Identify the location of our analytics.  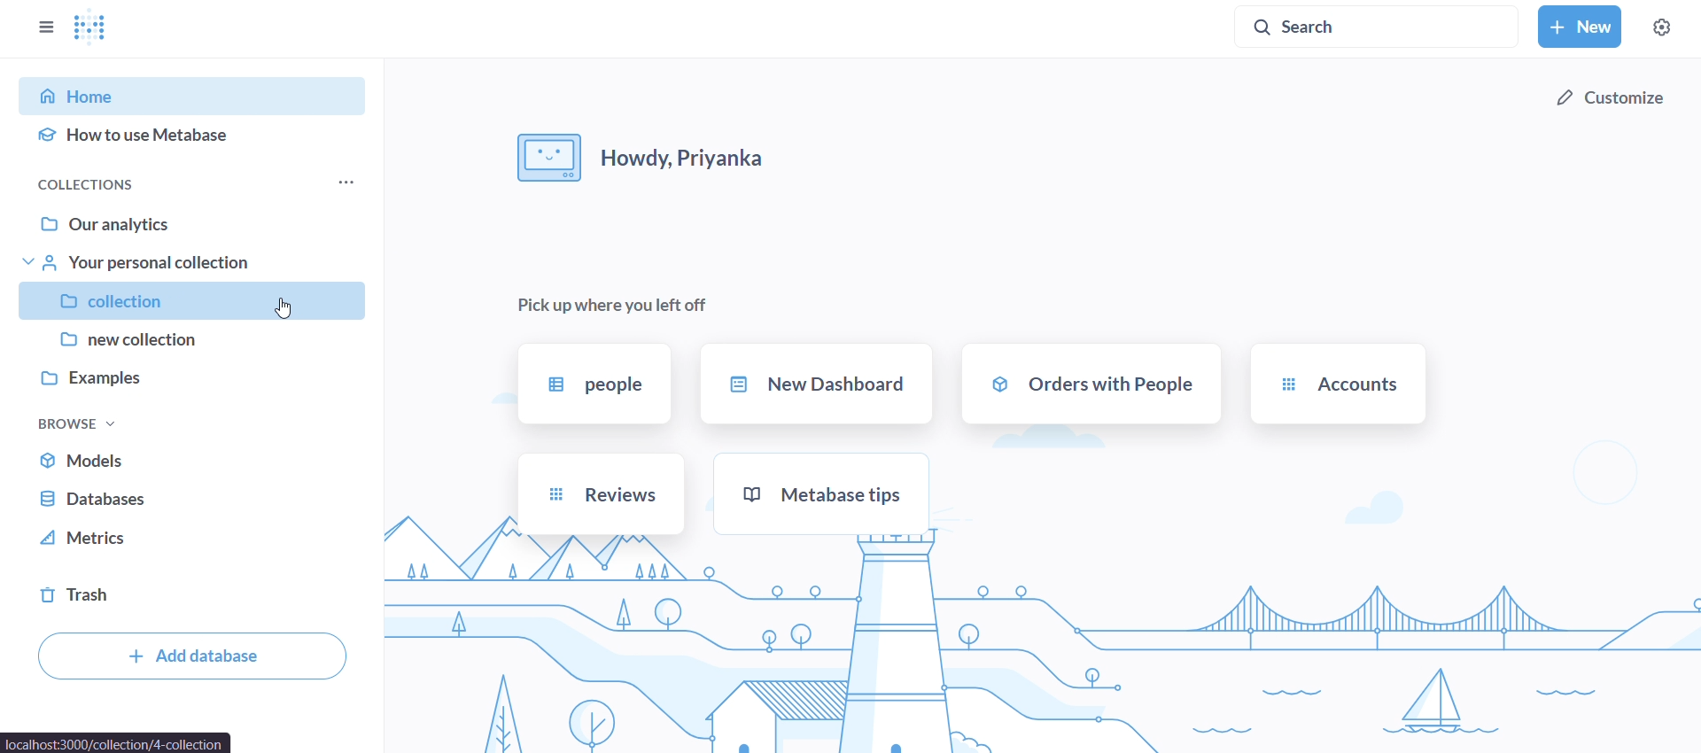
(198, 221).